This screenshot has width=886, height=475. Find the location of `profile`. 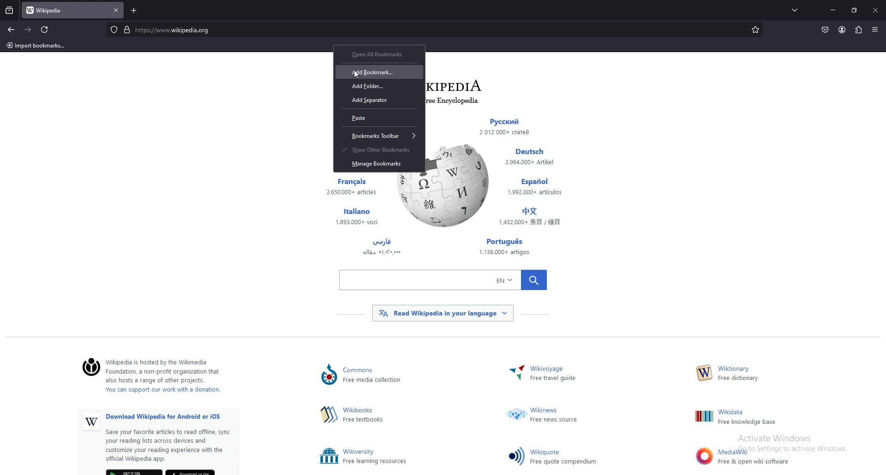

profile is located at coordinates (842, 30).